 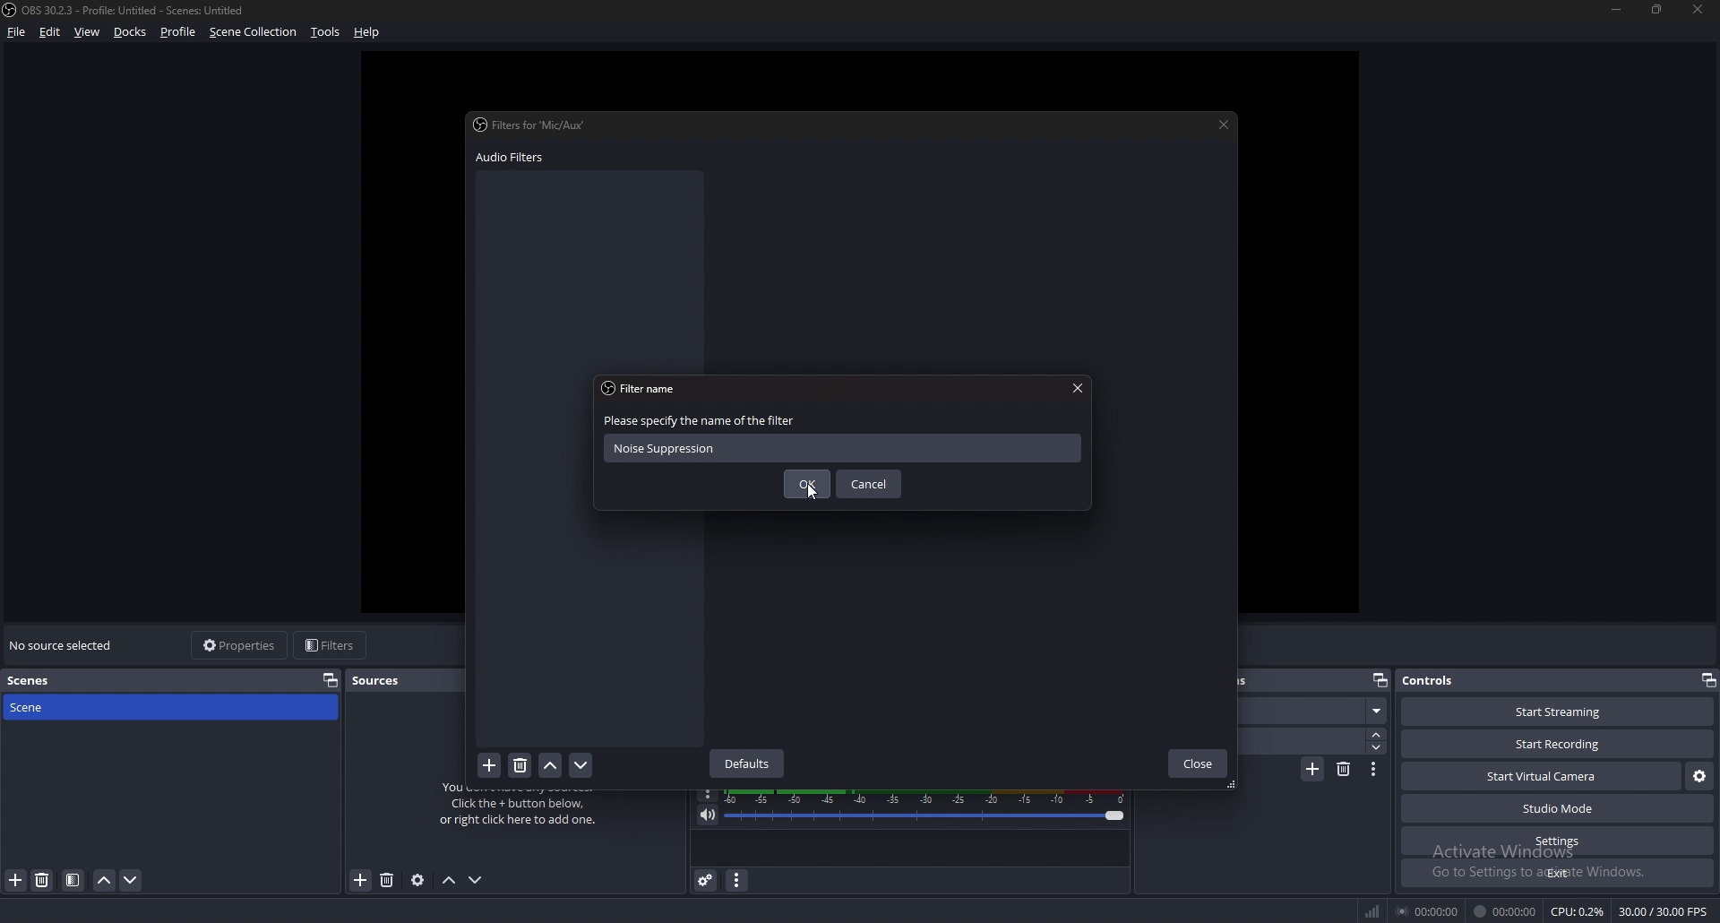 What do you see at coordinates (254, 31) in the screenshot?
I see `scene collection` at bounding box center [254, 31].